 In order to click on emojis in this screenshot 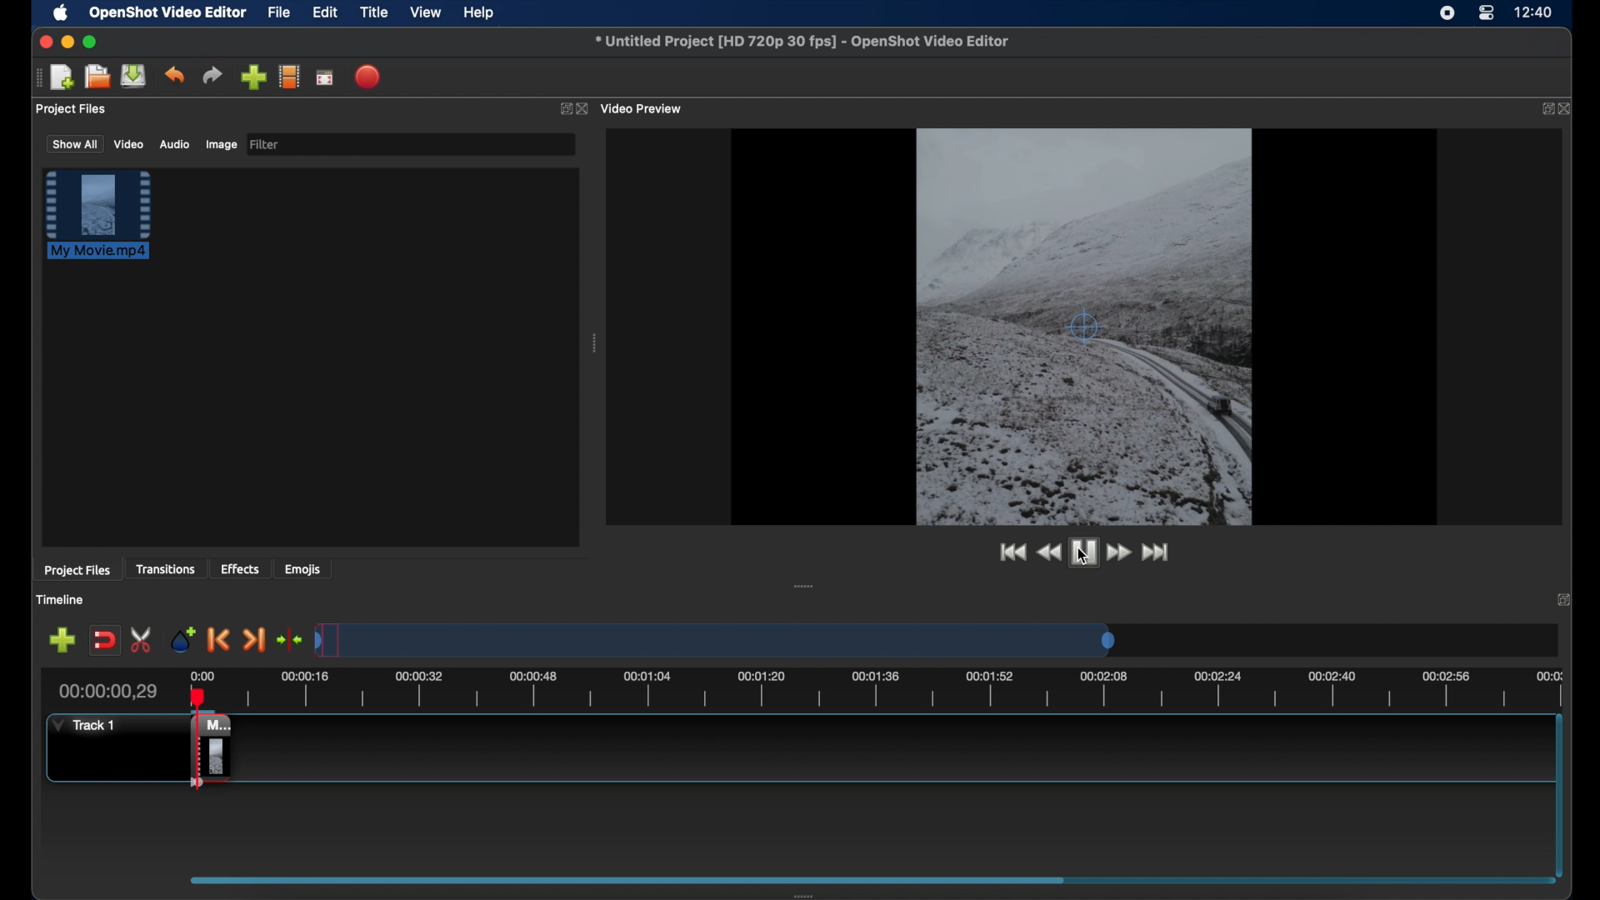, I will do `click(304, 570)`.